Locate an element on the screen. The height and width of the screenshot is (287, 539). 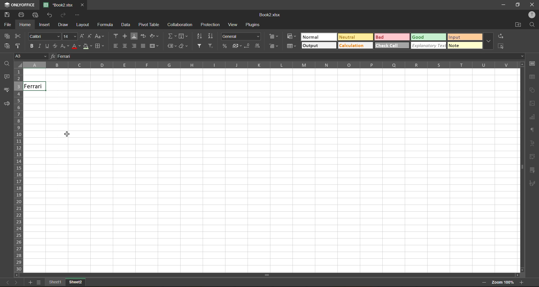
previous is located at coordinates (6, 283).